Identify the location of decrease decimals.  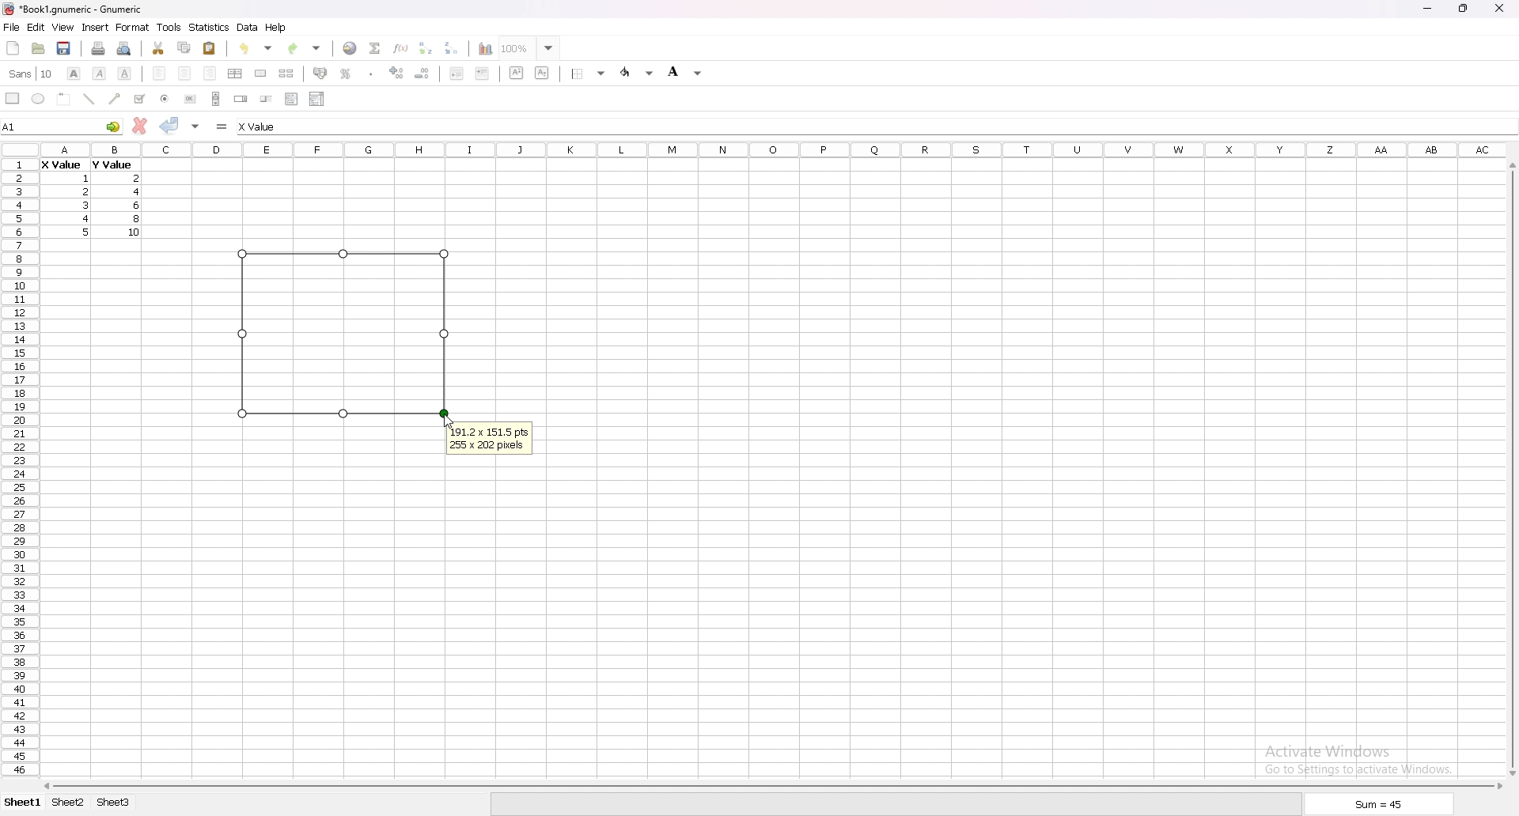
(422, 74).